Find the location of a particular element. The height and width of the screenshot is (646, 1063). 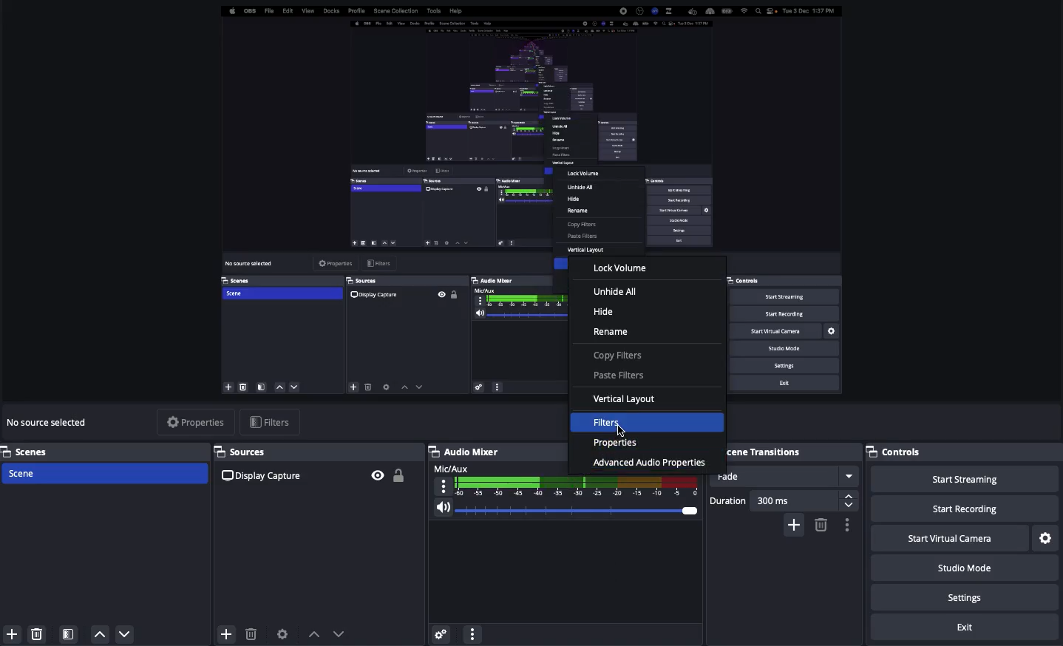

Move up is located at coordinates (314, 633).